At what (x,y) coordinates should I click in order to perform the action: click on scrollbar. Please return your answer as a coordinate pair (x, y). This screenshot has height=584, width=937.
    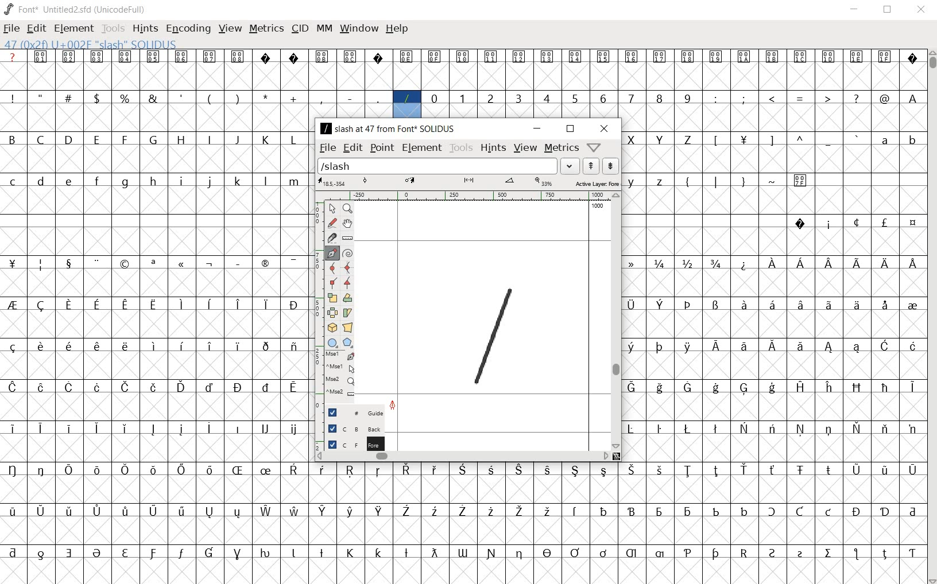
    Looking at the image, I should click on (462, 457).